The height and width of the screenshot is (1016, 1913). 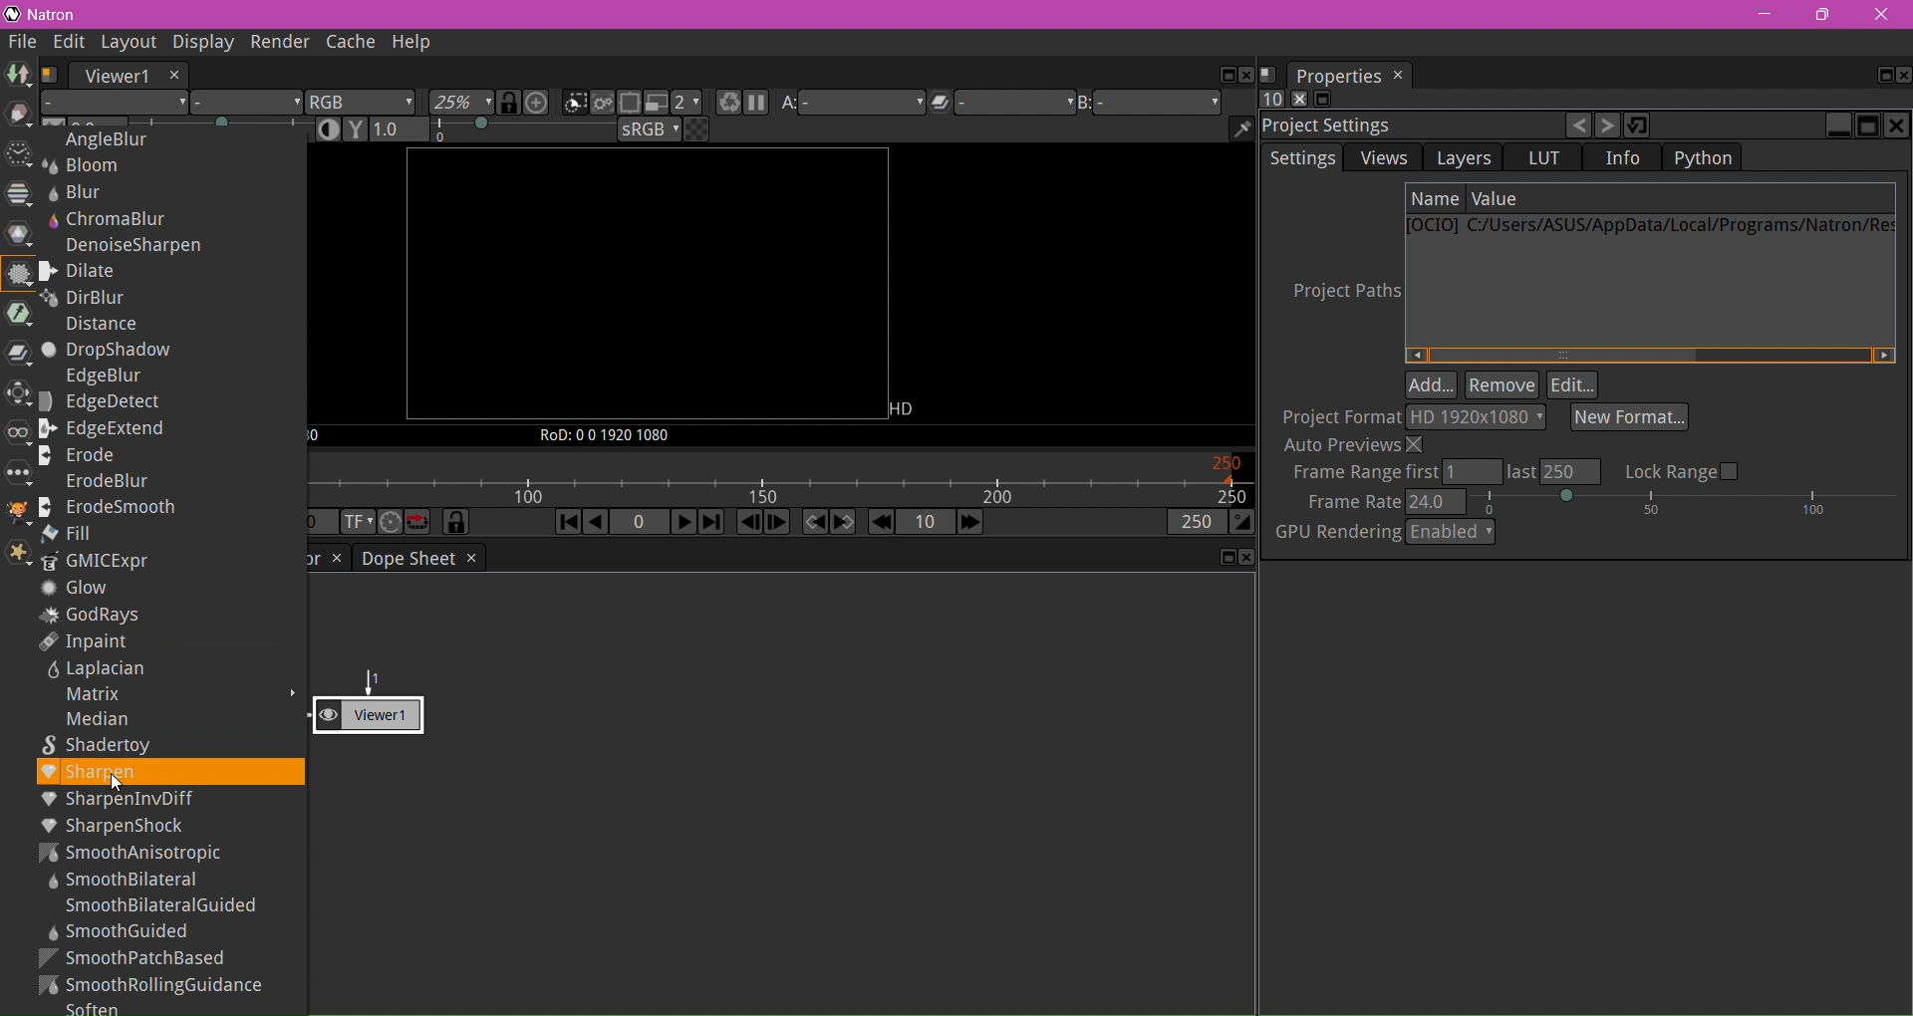 What do you see at coordinates (115, 825) in the screenshot?
I see `SharpenShock` at bounding box center [115, 825].